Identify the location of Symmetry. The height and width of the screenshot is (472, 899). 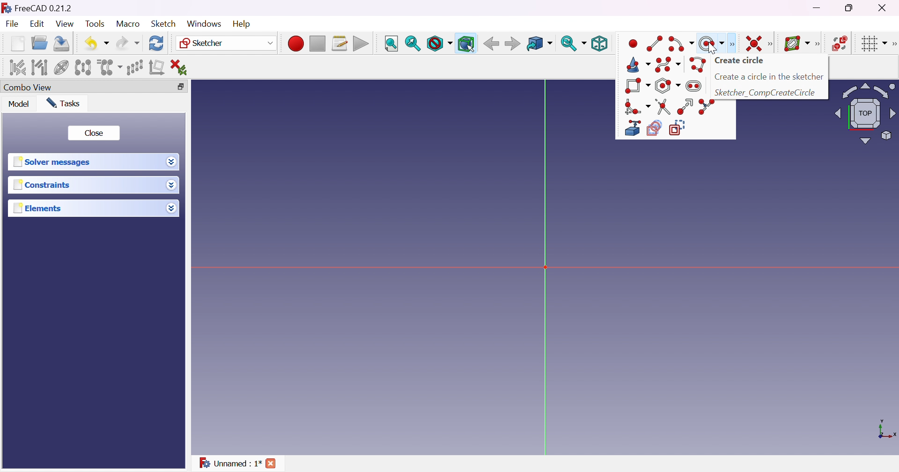
(83, 68).